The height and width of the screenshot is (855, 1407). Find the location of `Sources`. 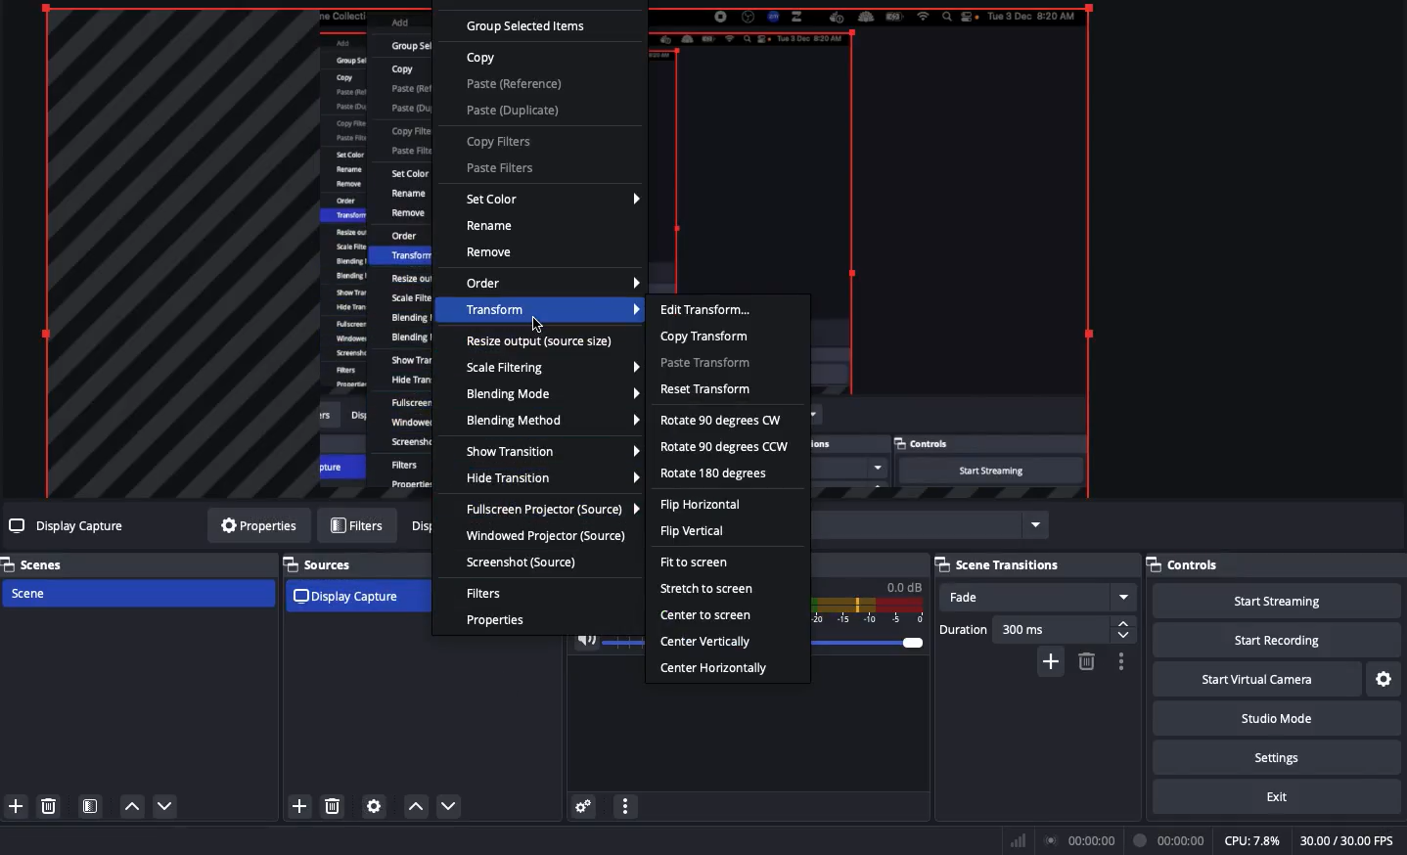

Sources is located at coordinates (325, 563).